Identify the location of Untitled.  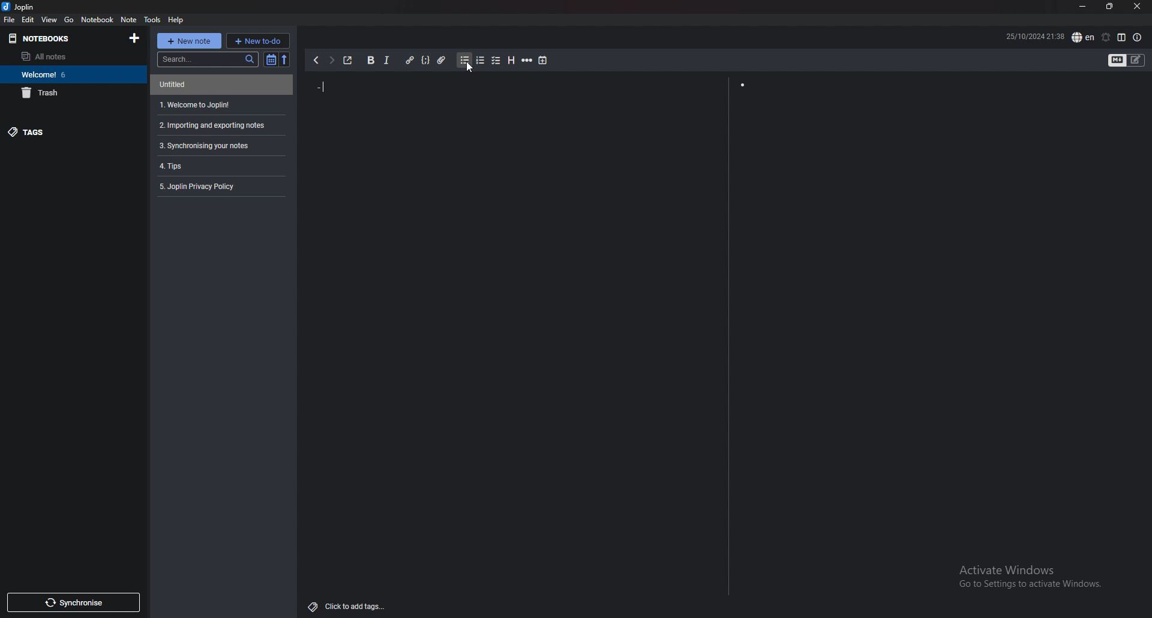
(184, 85).